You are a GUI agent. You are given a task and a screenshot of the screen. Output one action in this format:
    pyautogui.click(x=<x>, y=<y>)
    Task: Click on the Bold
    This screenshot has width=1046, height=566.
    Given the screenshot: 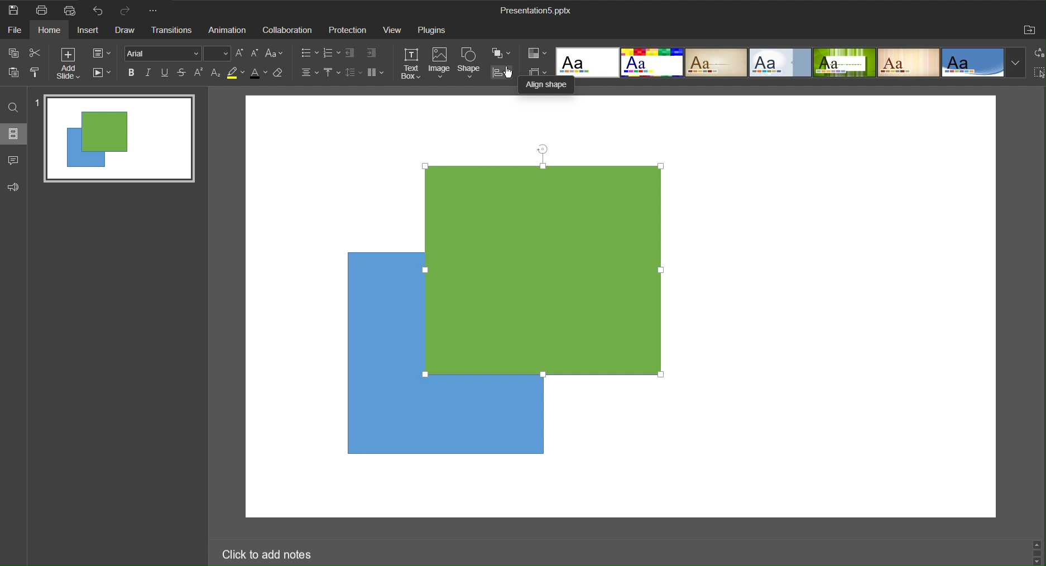 What is the action you would take?
    pyautogui.click(x=131, y=72)
    